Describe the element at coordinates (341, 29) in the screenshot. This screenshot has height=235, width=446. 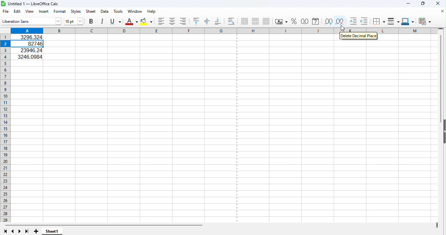
I see `Cursor` at that location.